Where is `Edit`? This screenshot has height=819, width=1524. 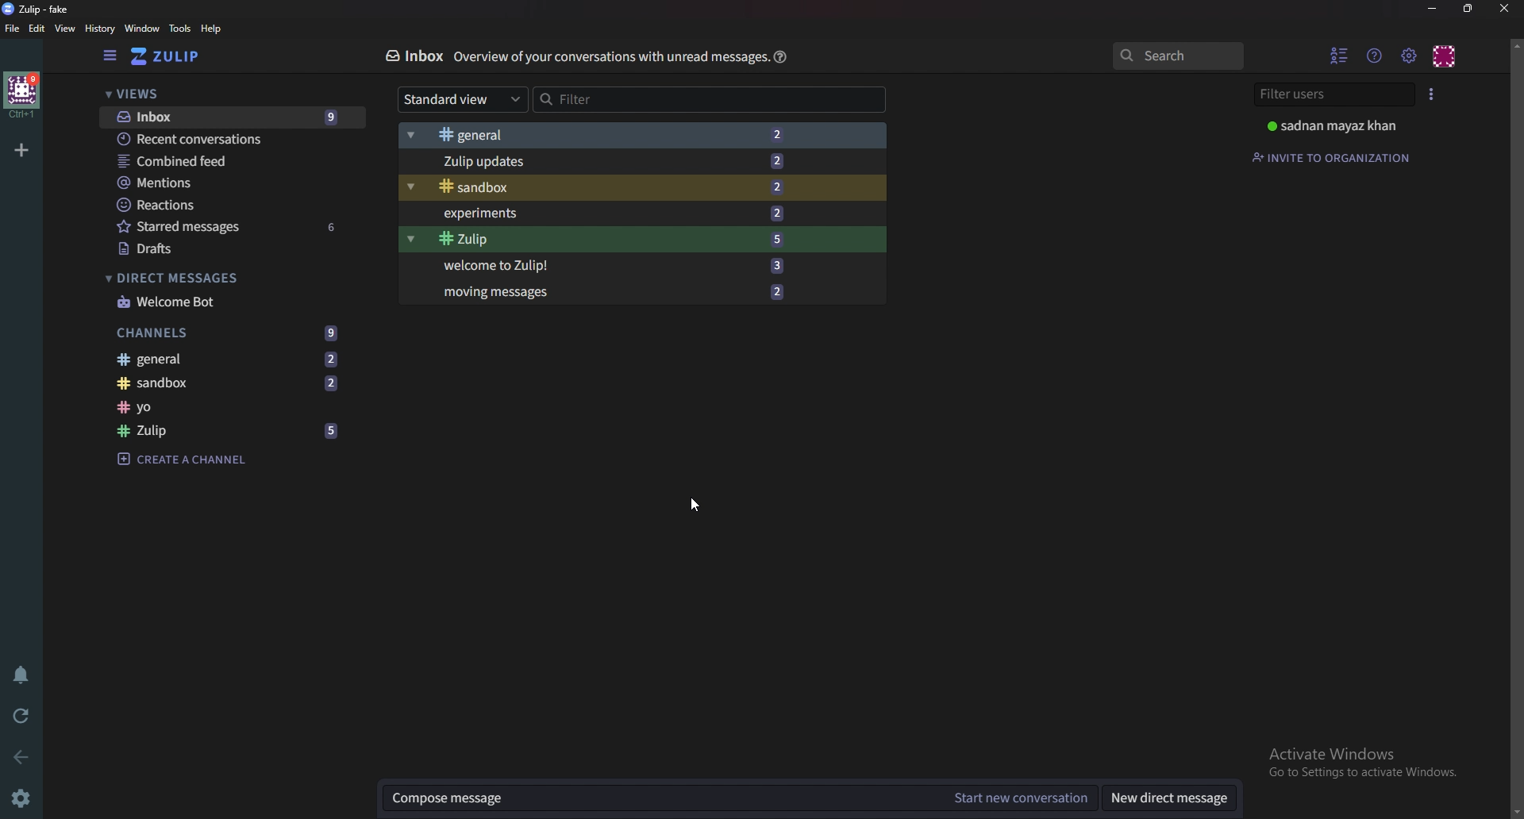
Edit is located at coordinates (37, 29).